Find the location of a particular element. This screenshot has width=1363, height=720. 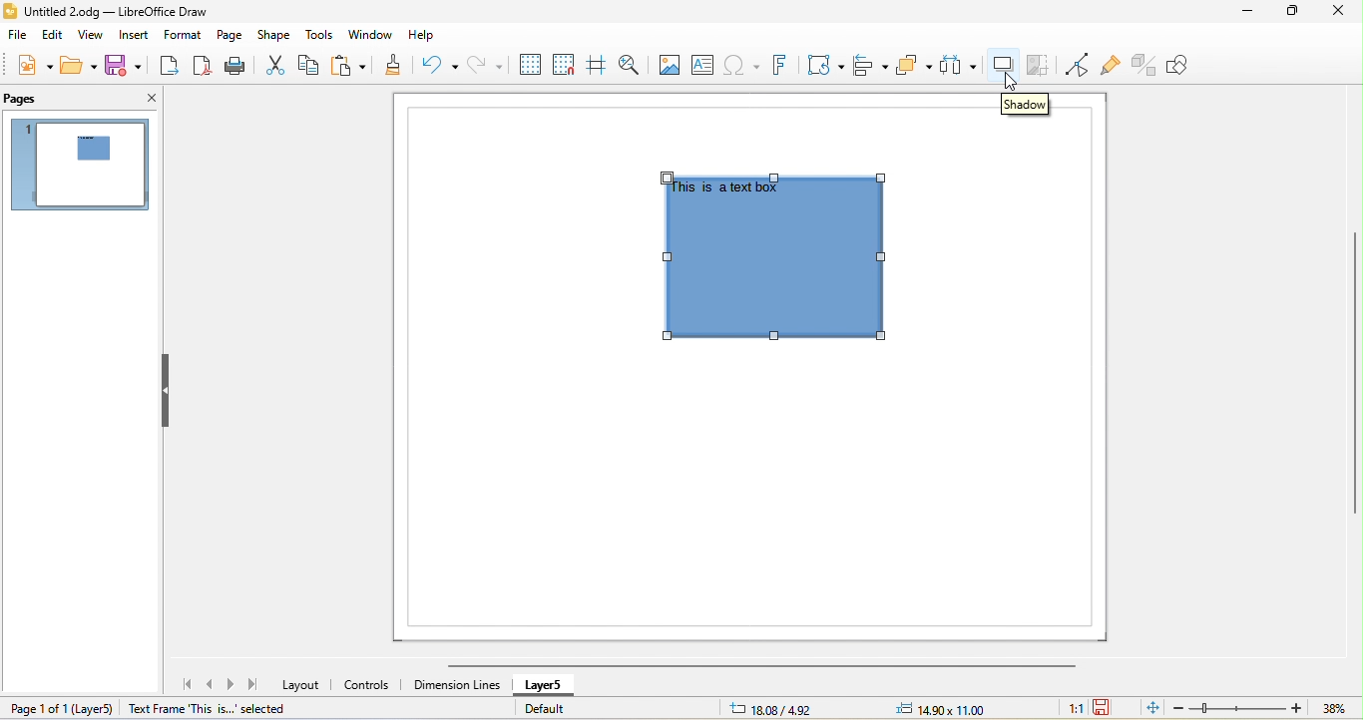

save is located at coordinates (127, 65).